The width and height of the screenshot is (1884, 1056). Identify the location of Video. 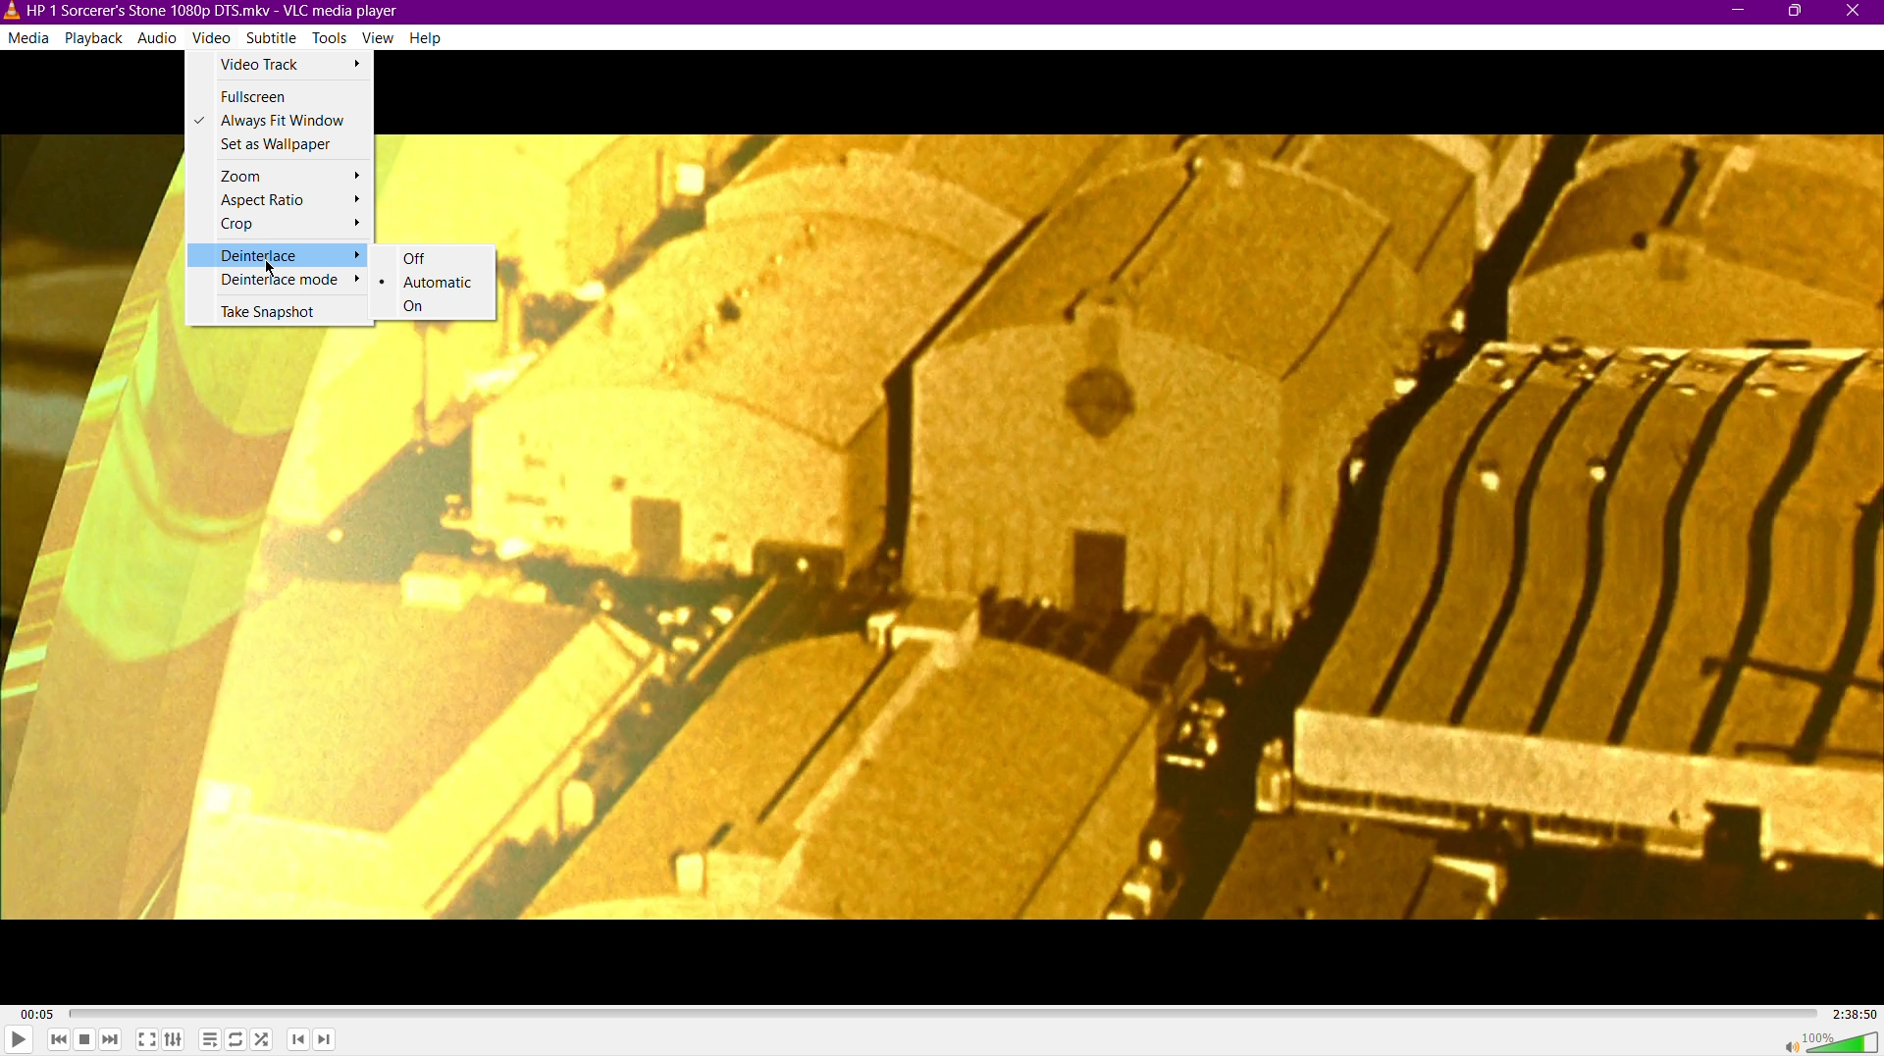
(214, 37).